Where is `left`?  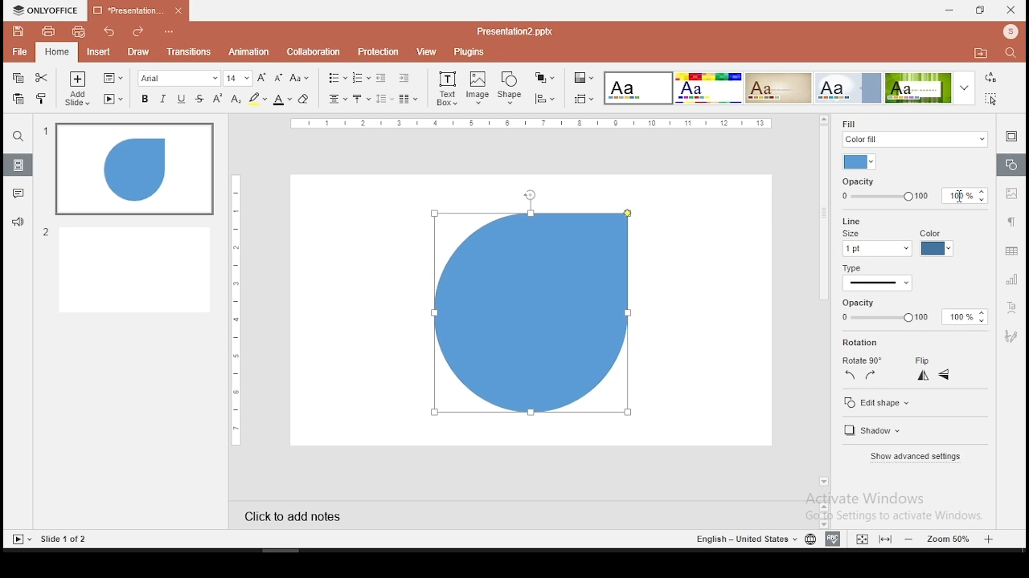
left is located at coordinates (850, 375).